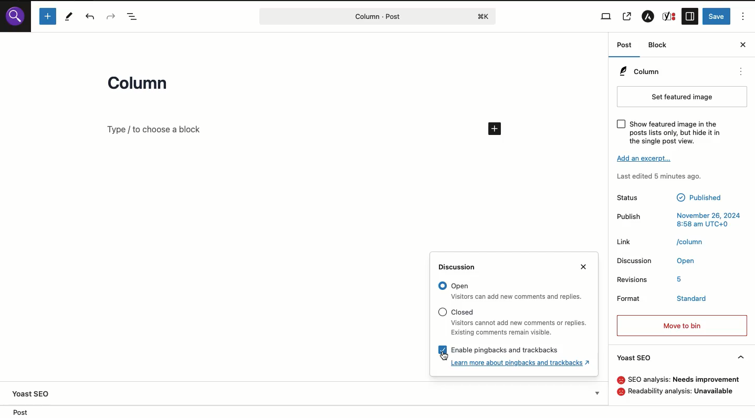 Image resolution: width=755 pixels, height=418 pixels. I want to click on text, so click(698, 197).